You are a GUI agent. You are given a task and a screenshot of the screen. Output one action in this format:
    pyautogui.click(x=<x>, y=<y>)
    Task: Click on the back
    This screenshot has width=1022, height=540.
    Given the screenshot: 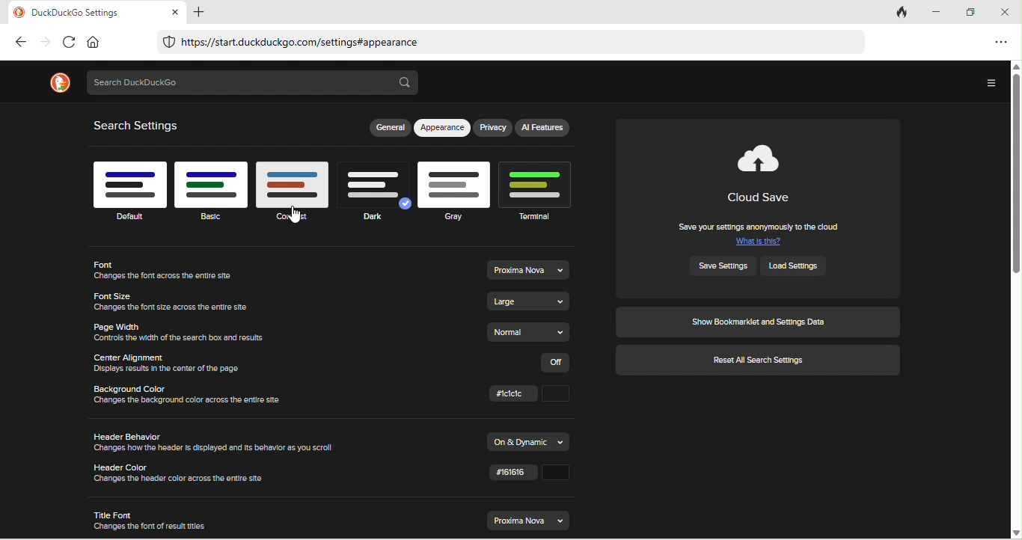 What is the action you would take?
    pyautogui.click(x=20, y=42)
    